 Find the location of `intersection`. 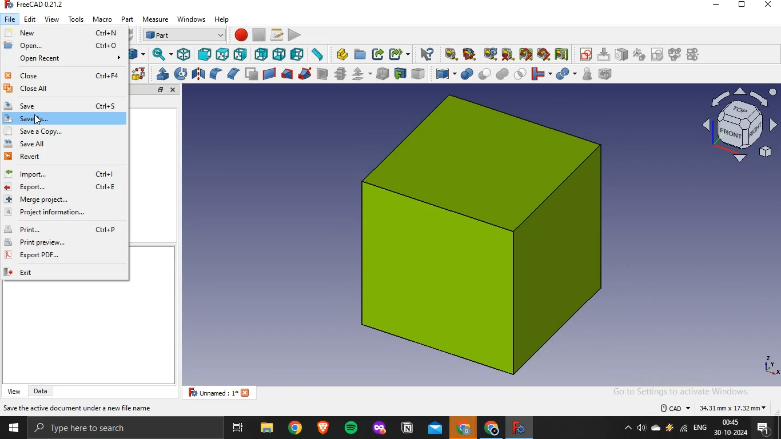

intersection is located at coordinates (519, 74).